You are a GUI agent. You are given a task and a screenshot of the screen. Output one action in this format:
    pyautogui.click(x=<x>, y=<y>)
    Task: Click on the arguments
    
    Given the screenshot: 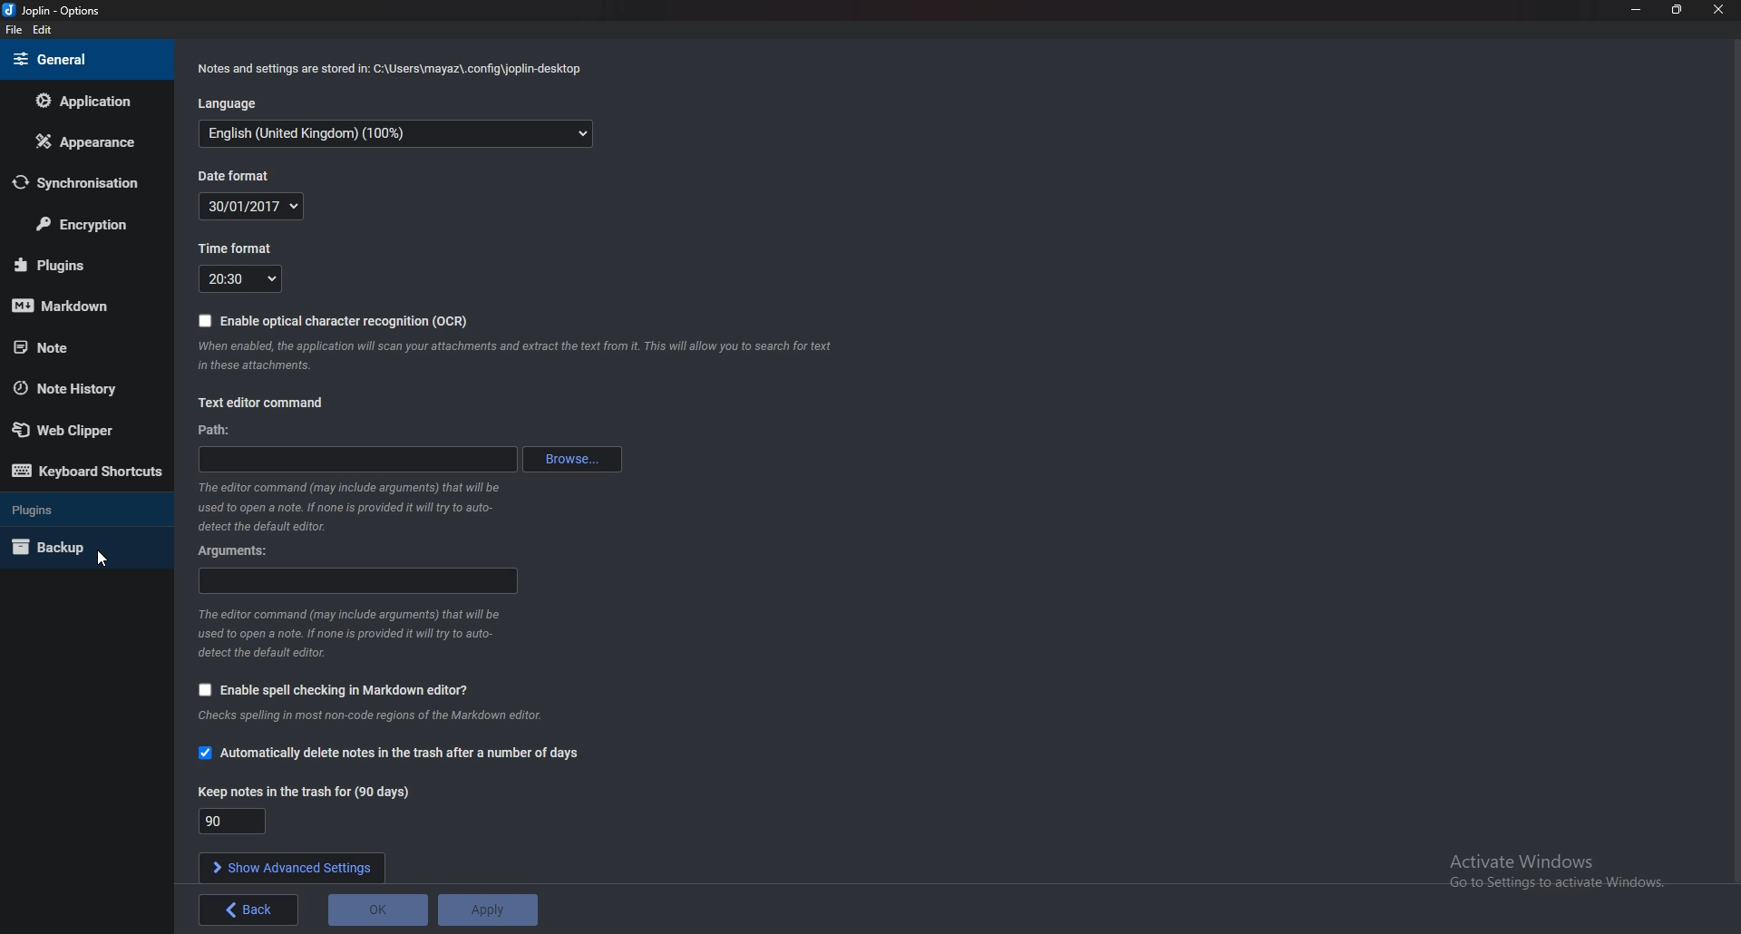 What is the action you would take?
    pyautogui.click(x=359, y=581)
    